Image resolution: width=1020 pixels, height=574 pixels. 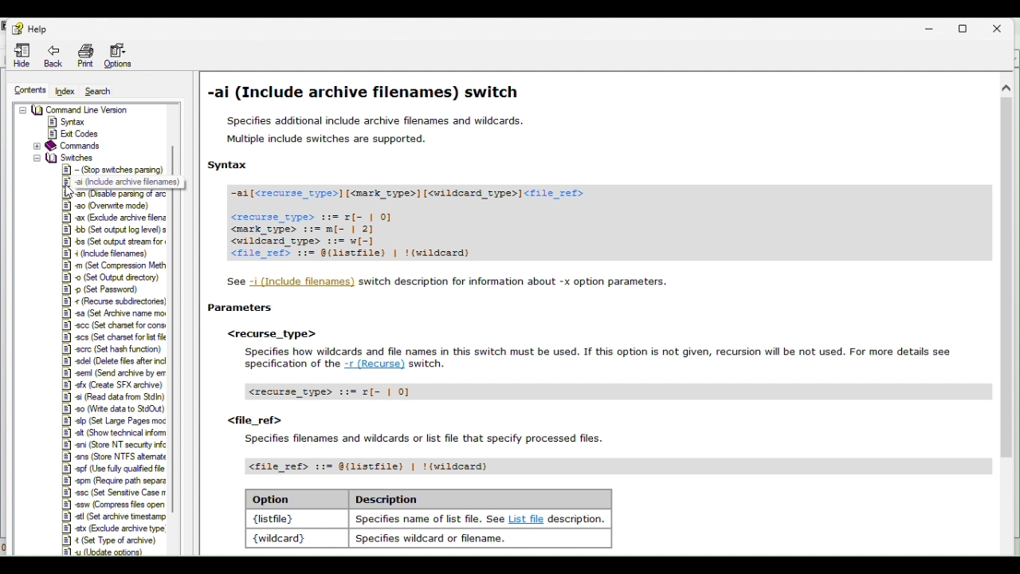 What do you see at coordinates (594, 313) in the screenshot?
I see `Archive File names` at bounding box center [594, 313].